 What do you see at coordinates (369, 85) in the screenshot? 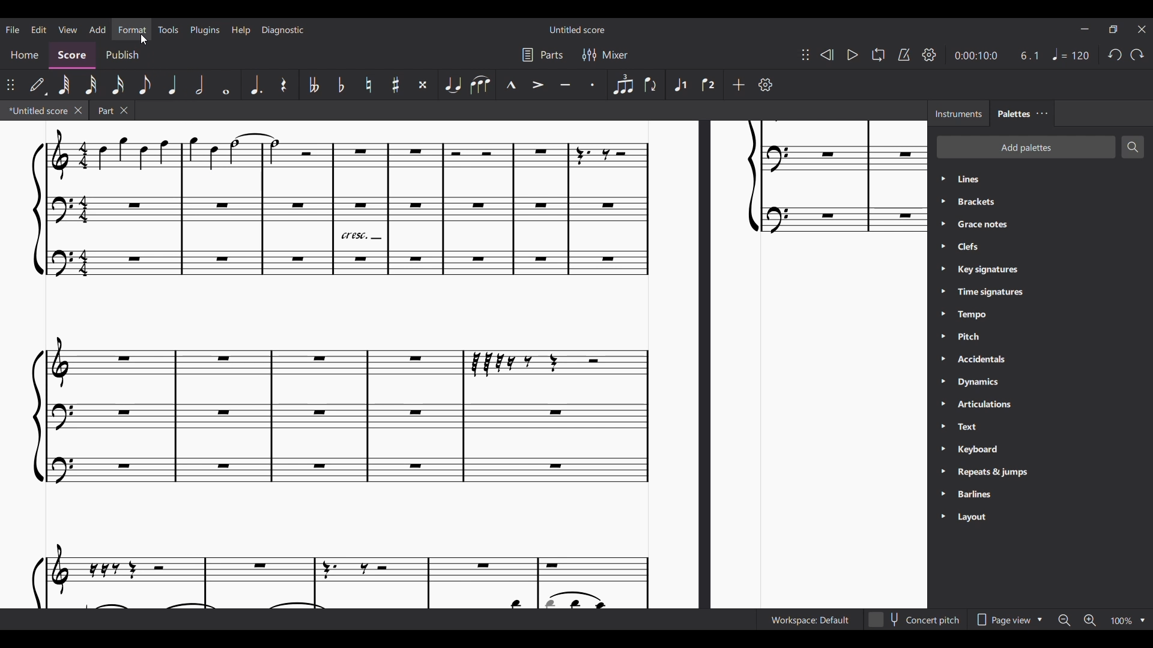
I see `Toggle natural` at bounding box center [369, 85].